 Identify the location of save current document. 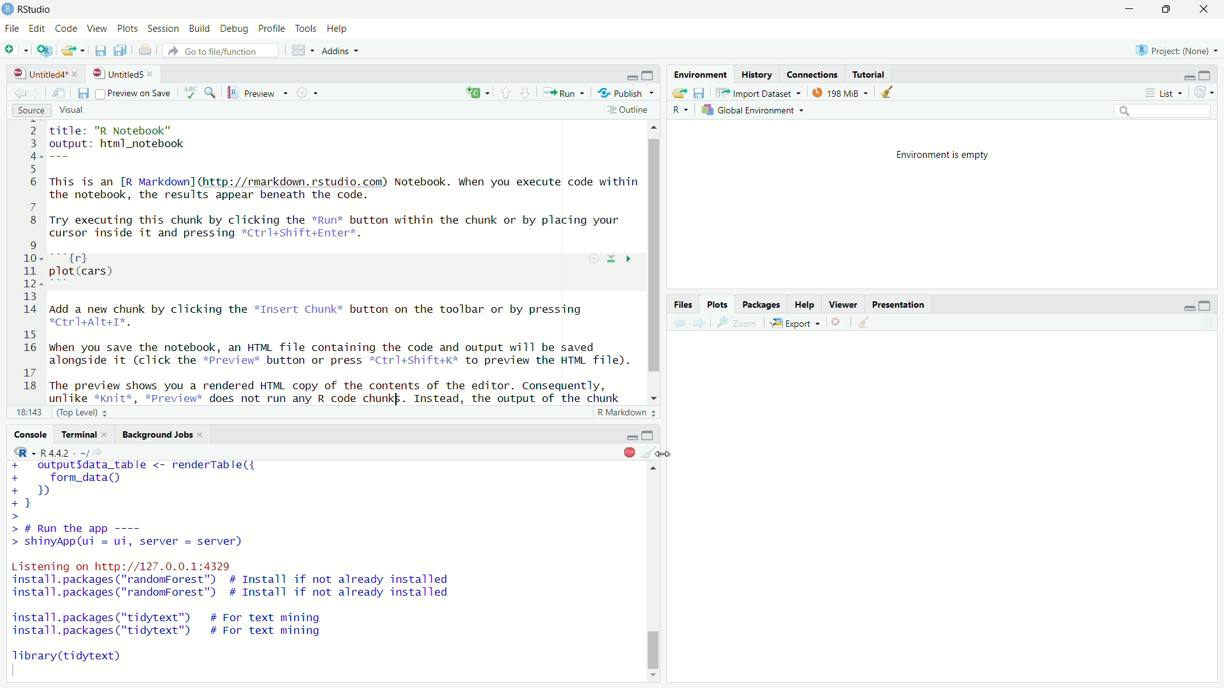
(101, 50).